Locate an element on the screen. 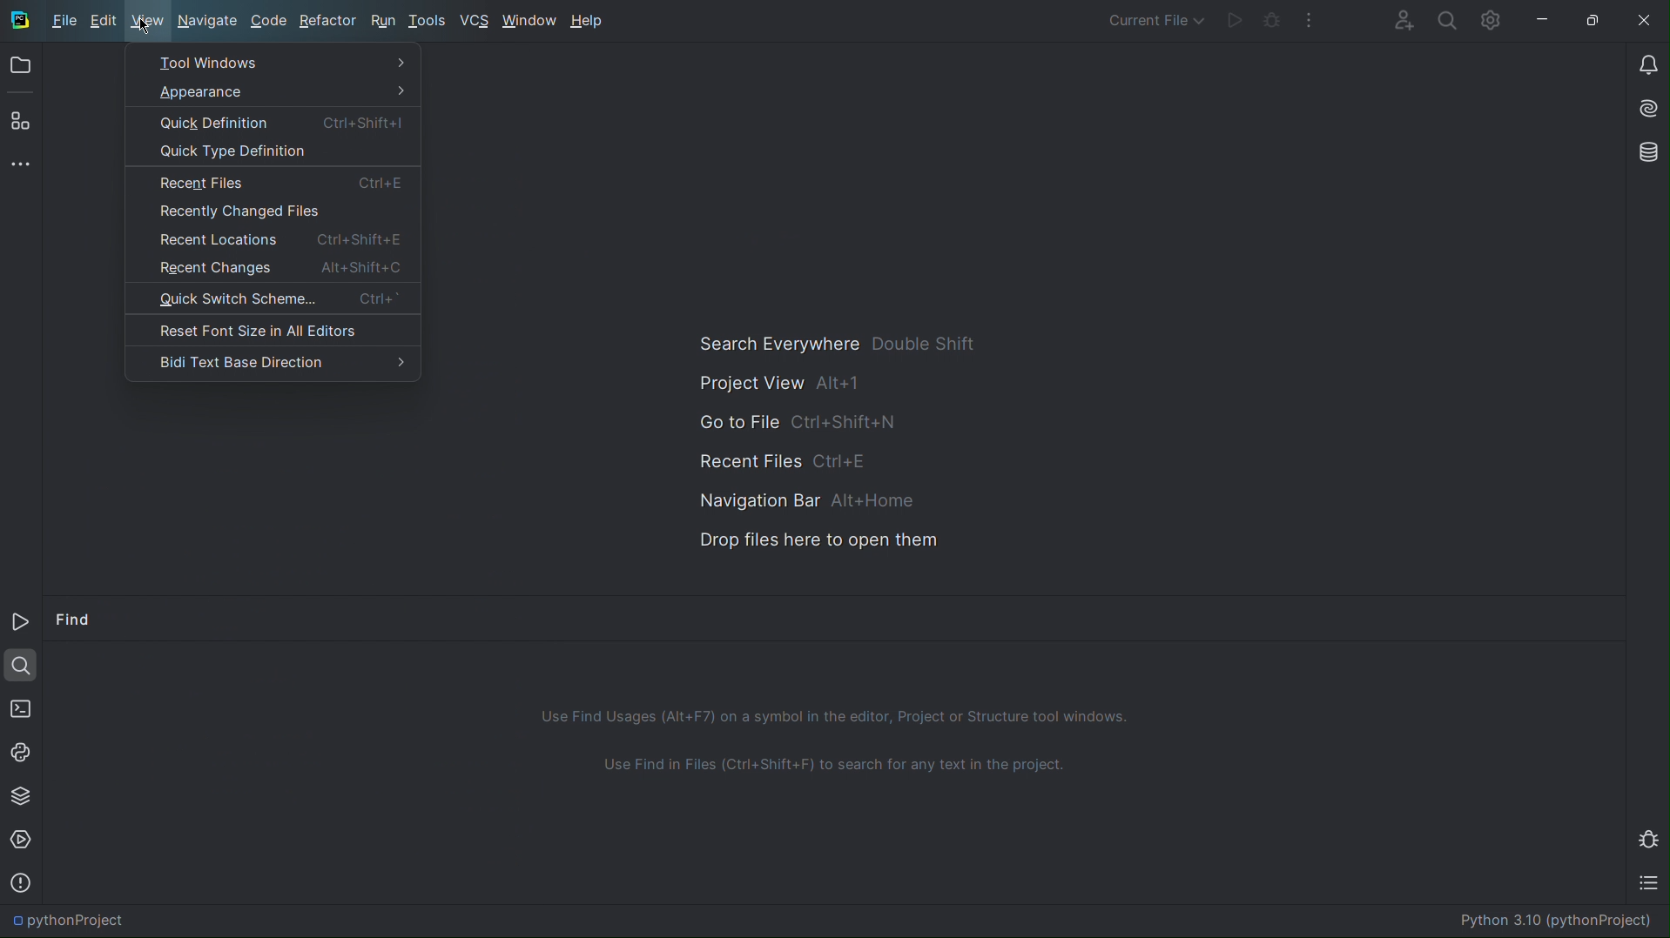  VCS is located at coordinates (476, 22).